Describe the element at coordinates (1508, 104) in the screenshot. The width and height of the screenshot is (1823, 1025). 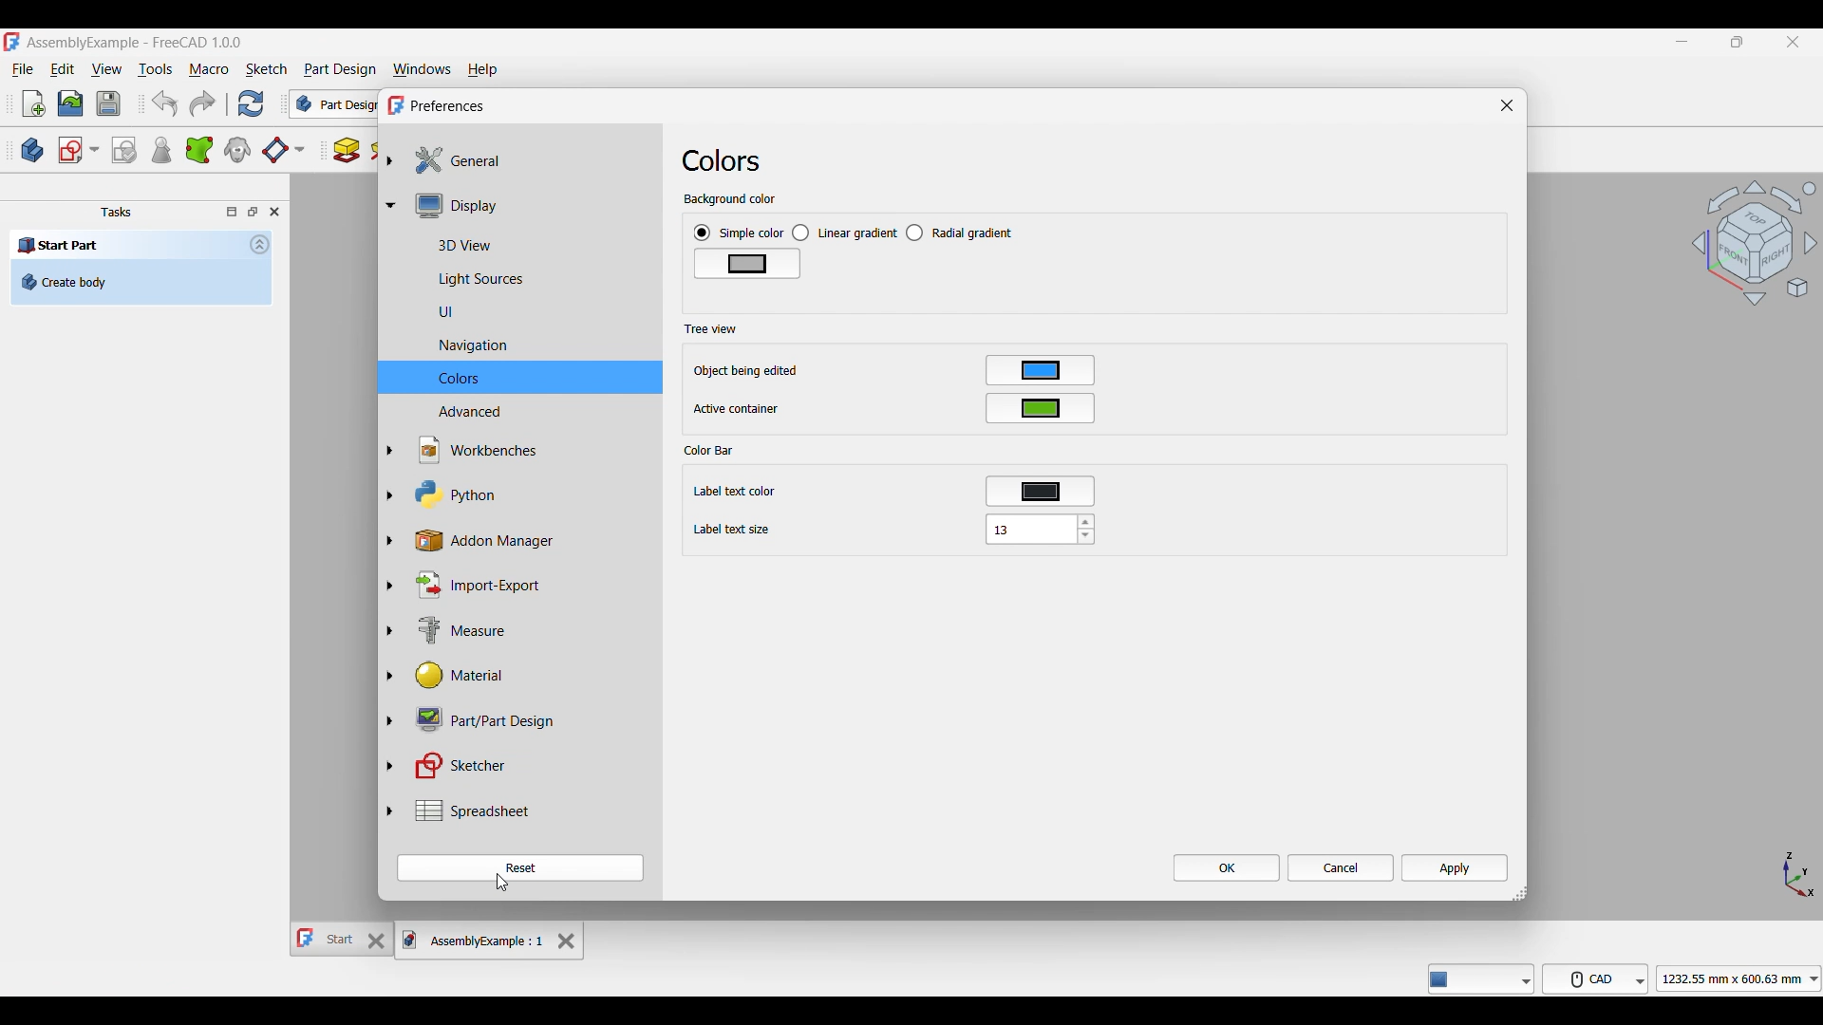
I see `Close` at that location.